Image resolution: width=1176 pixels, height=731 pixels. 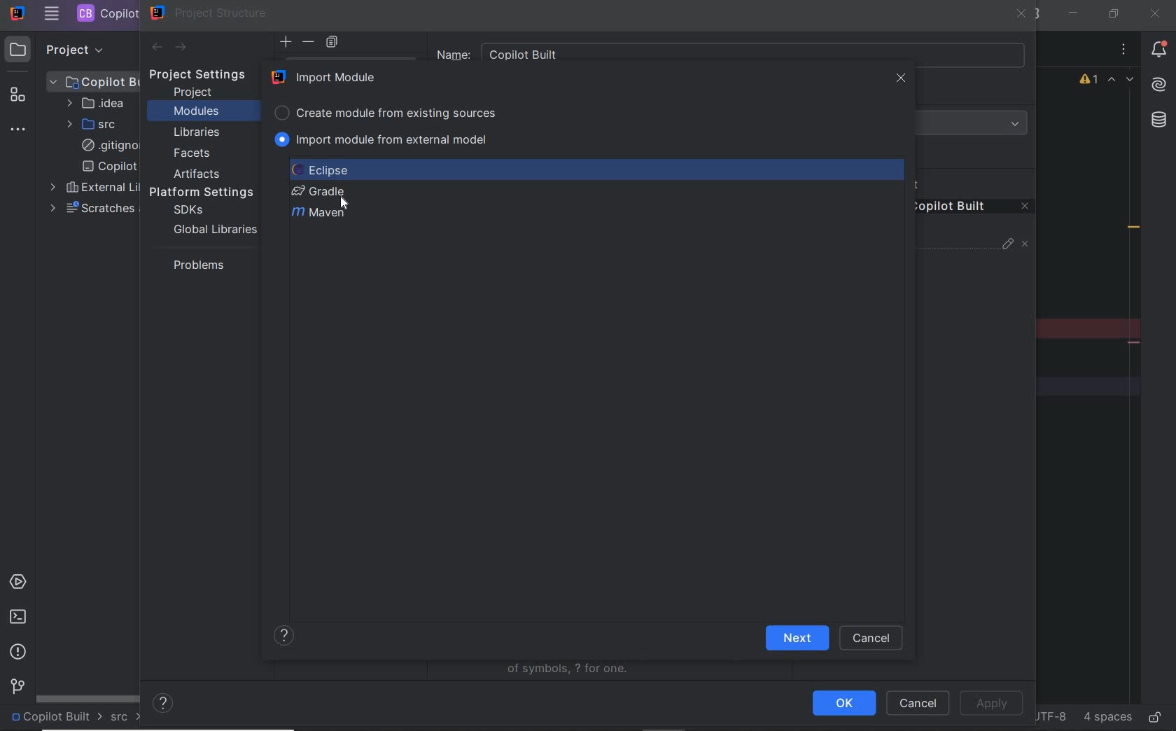 What do you see at coordinates (56, 718) in the screenshot?
I see `project name` at bounding box center [56, 718].